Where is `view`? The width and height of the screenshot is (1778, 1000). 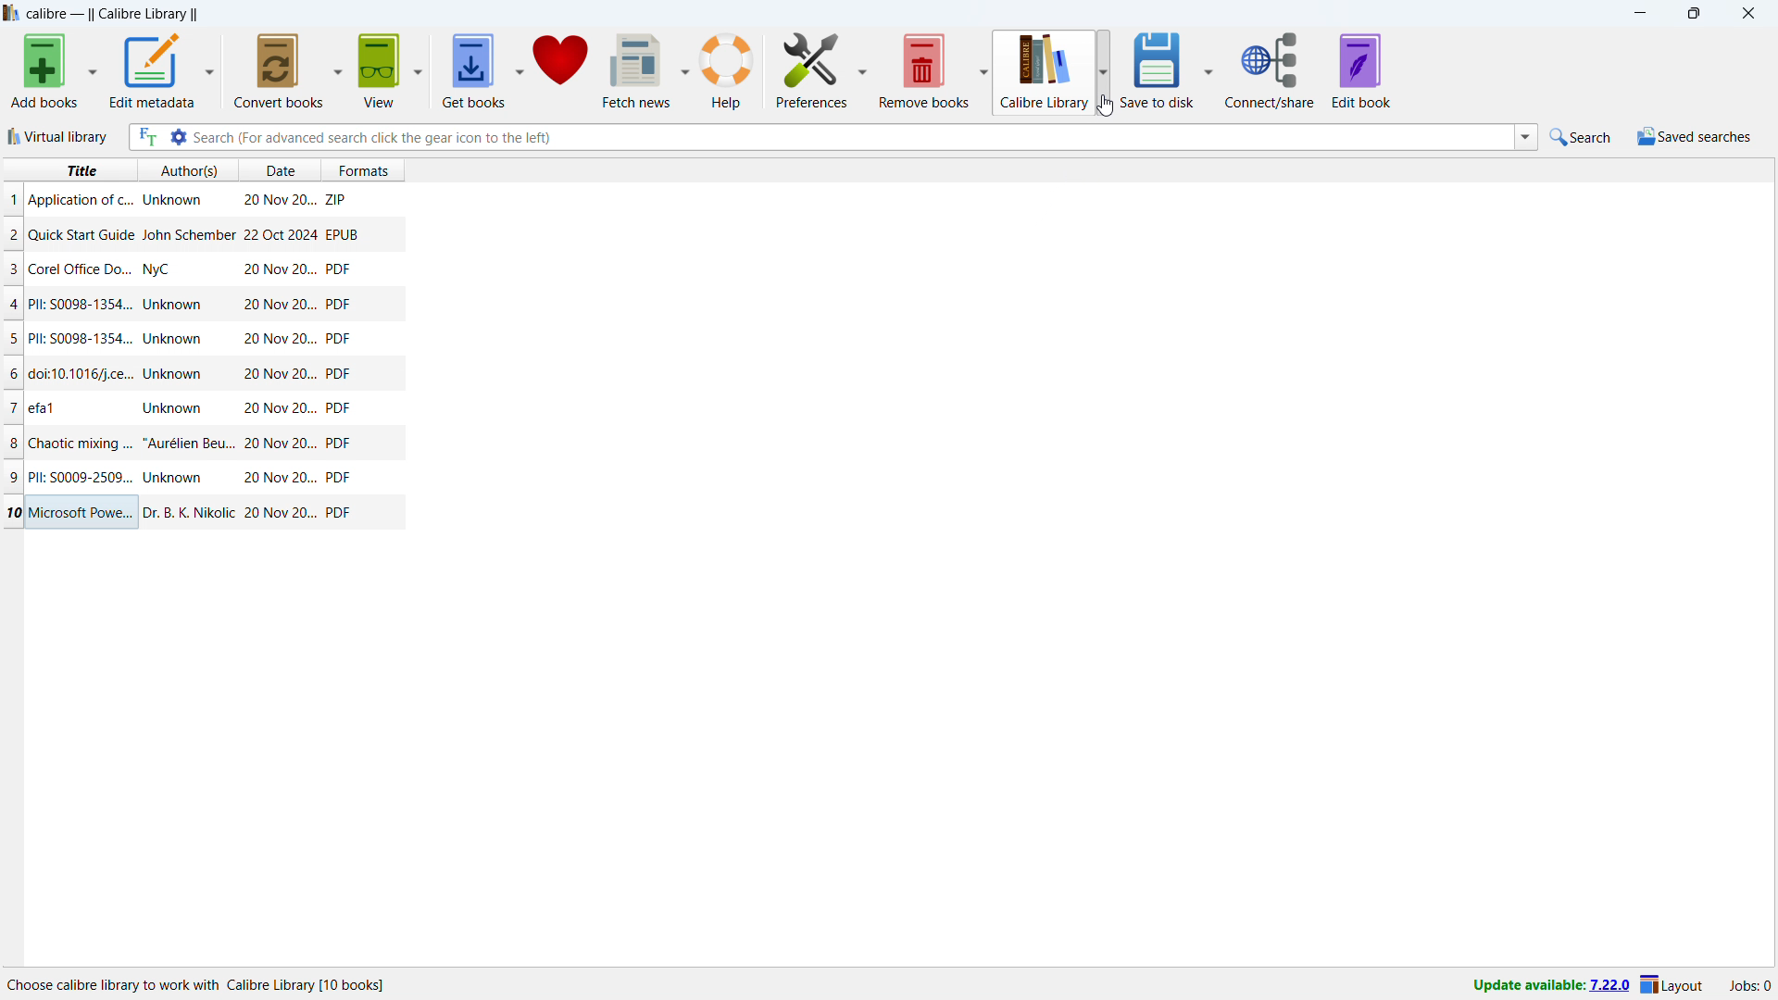
view is located at coordinates (379, 70).